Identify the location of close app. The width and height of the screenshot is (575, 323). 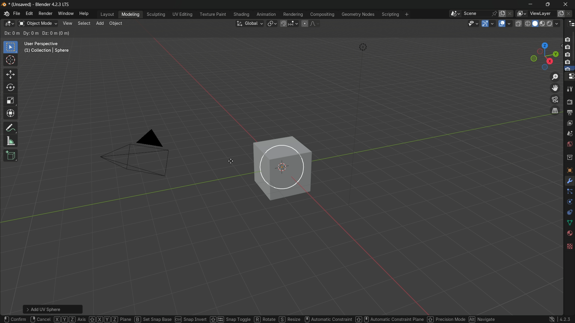
(567, 4).